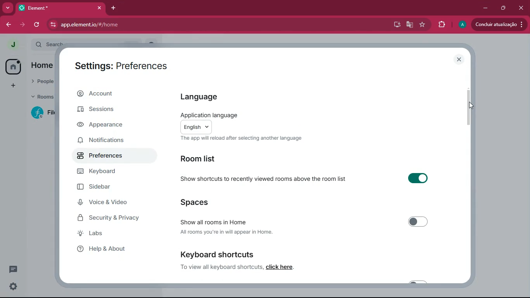 This screenshot has height=298, width=530. What do you see at coordinates (221, 267) in the screenshot?
I see `to view all keyboard shortcuts` at bounding box center [221, 267].